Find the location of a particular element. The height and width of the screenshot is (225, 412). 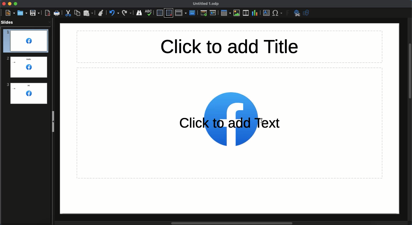

Display grid is located at coordinates (160, 13).